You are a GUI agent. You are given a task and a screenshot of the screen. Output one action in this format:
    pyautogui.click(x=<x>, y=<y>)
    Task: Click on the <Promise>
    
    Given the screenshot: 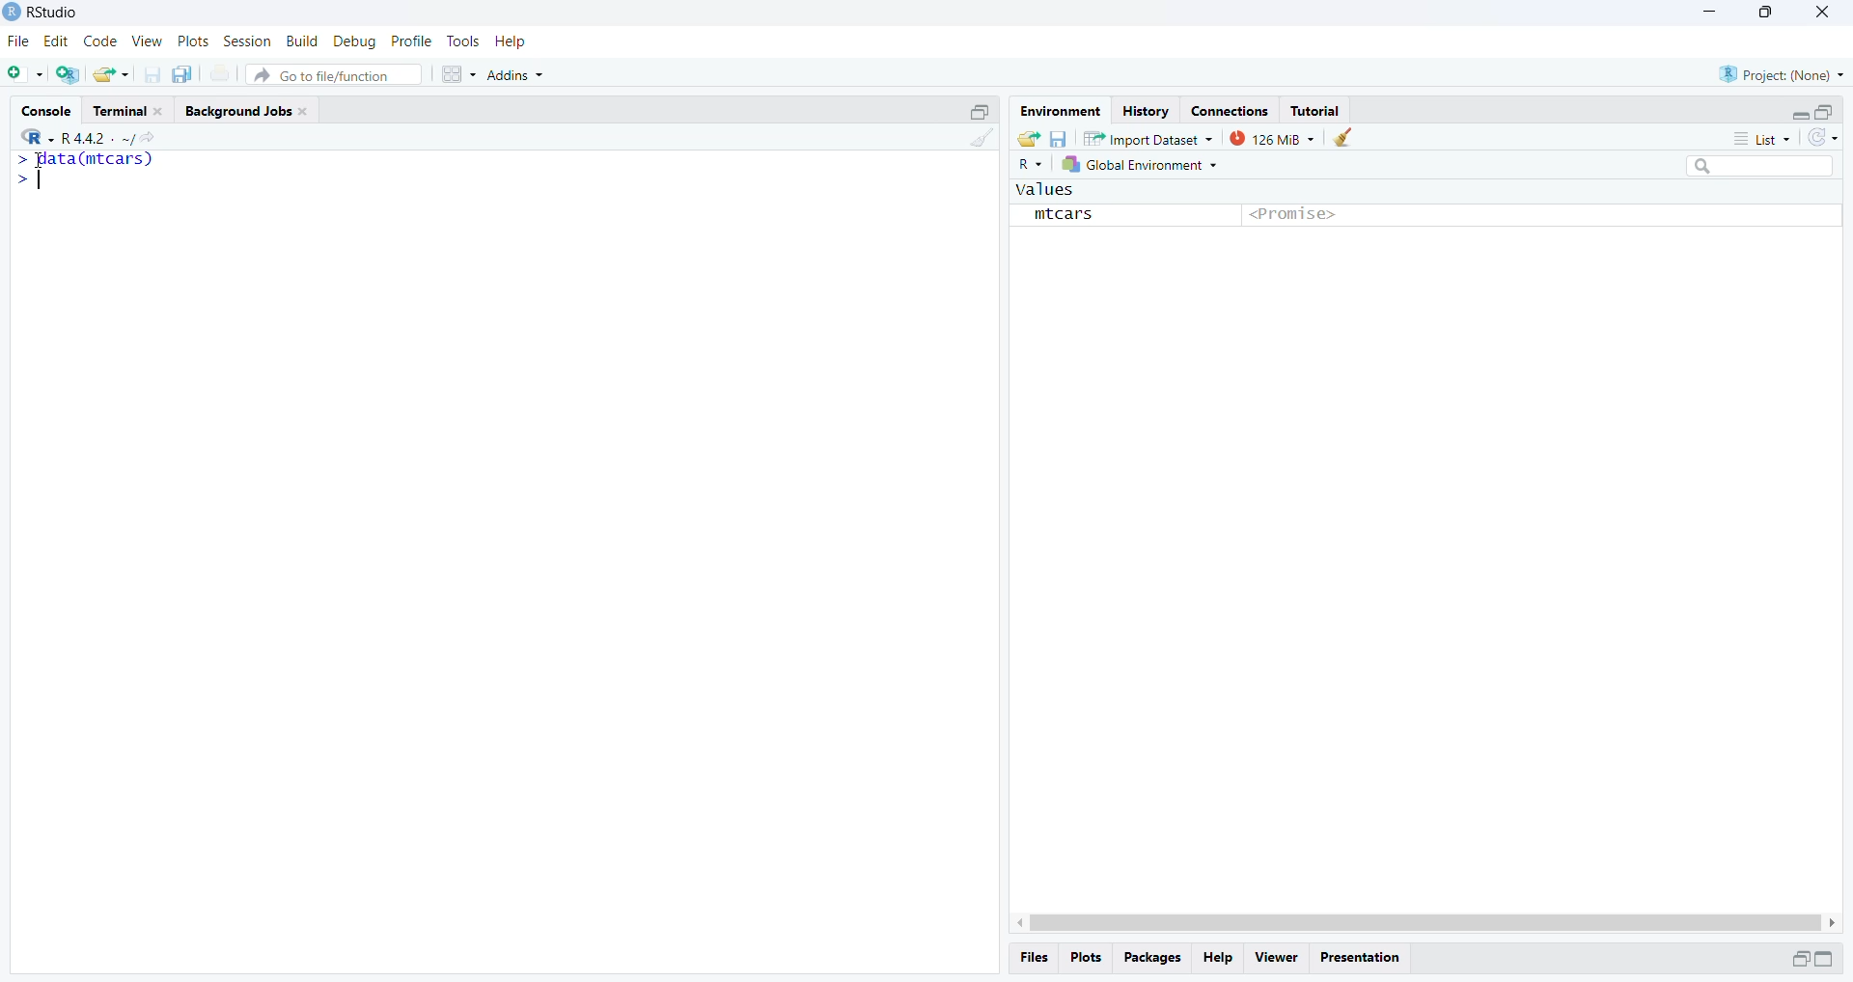 What is the action you would take?
    pyautogui.click(x=1295, y=216)
    